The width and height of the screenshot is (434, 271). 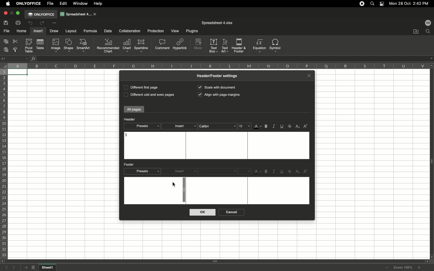 What do you see at coordinates (19, 23) in the screenshot?
I see `Print` at bounding box center [19, 23].